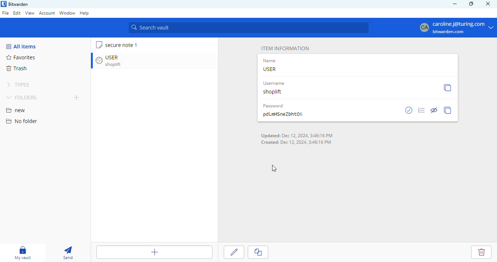 This screenshot has height=262, width=497. Describe the element at coordinates (234, 253) in the screenshot. I see `edit` at that location.